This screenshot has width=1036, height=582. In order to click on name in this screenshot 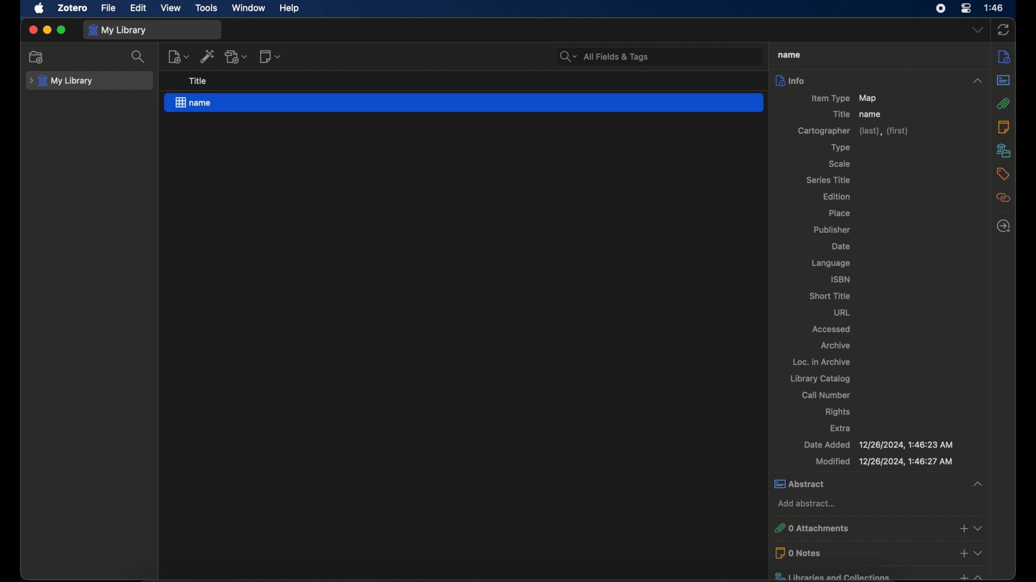, I will do `click(464, 103)`.